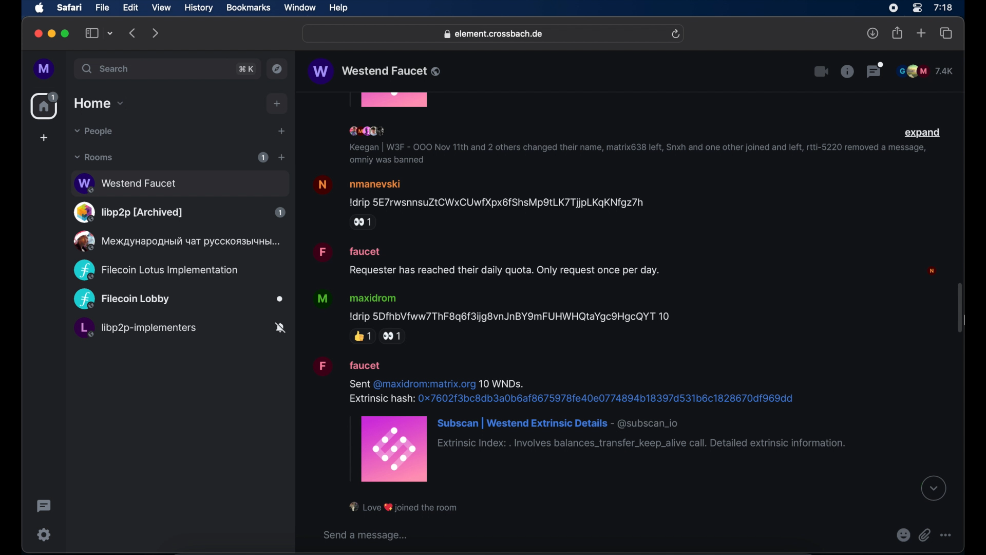 The image size is (986, 555). I want to click on file, so click(102, 8).